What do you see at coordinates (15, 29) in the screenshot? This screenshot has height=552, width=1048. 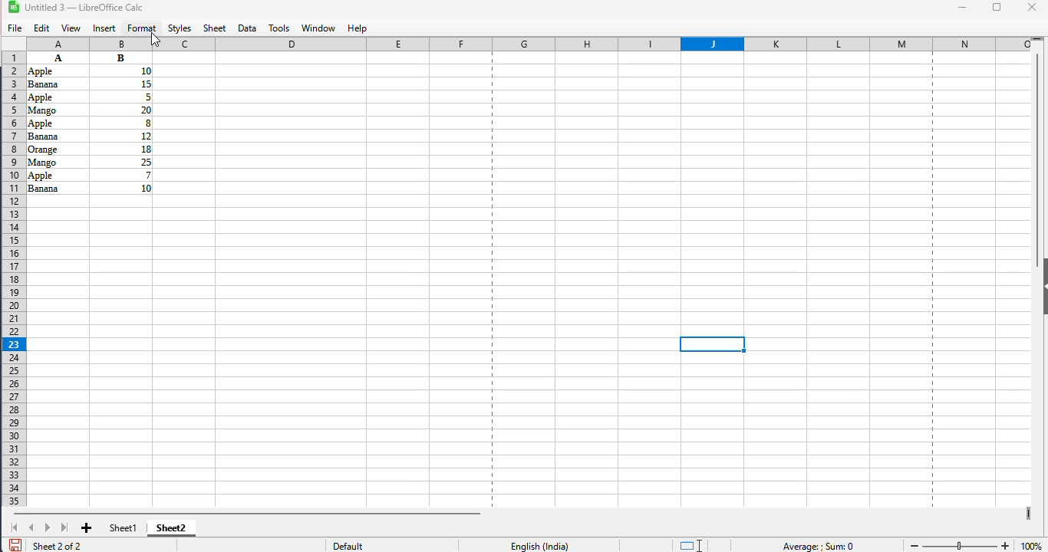 I see `file` at bounding box center [15, 29].